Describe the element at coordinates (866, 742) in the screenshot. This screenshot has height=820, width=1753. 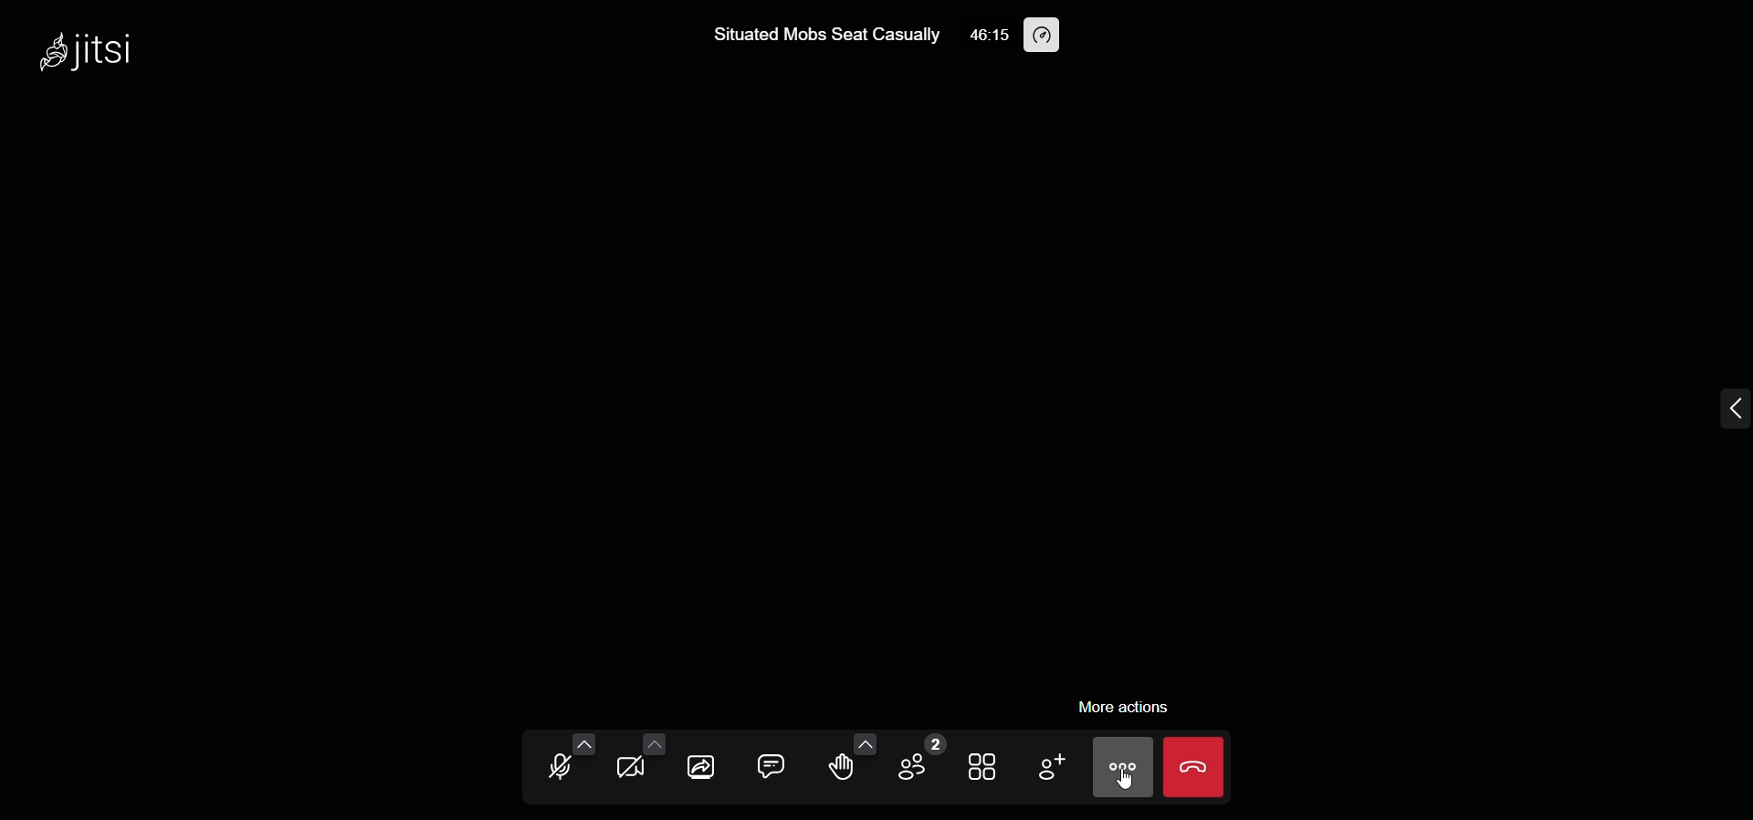
I see `more emoji` at that location.